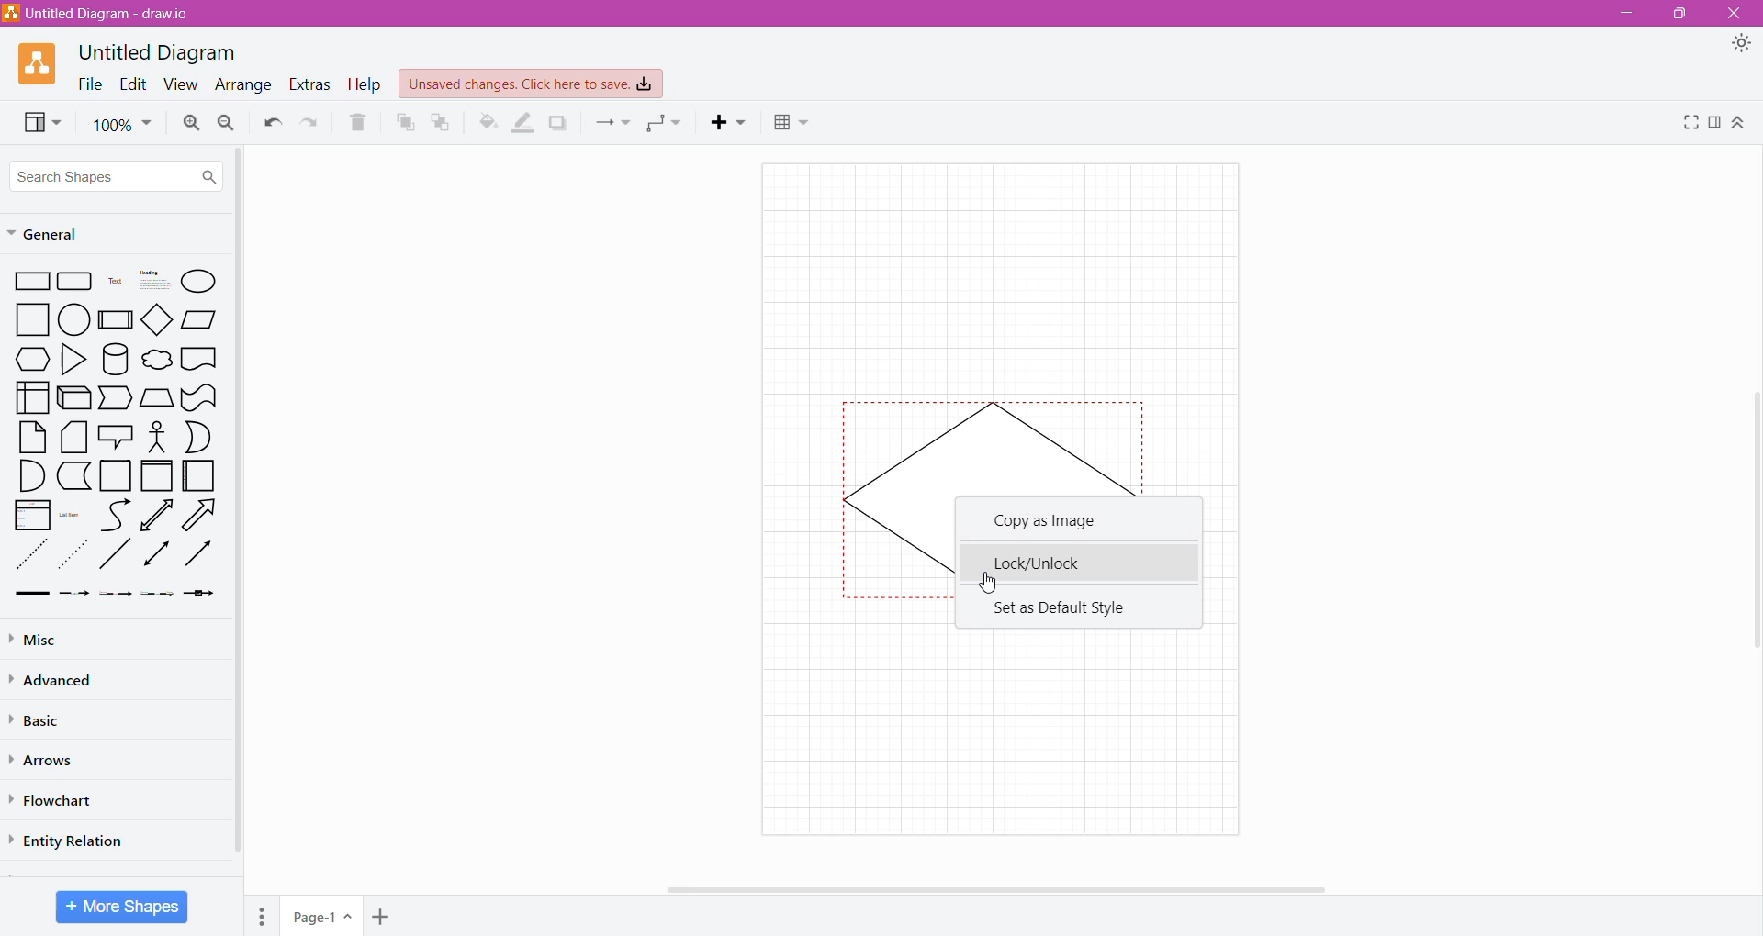  Describe the element at coordinates (271, 123) in the screenshot. I see `Undo` at that location.